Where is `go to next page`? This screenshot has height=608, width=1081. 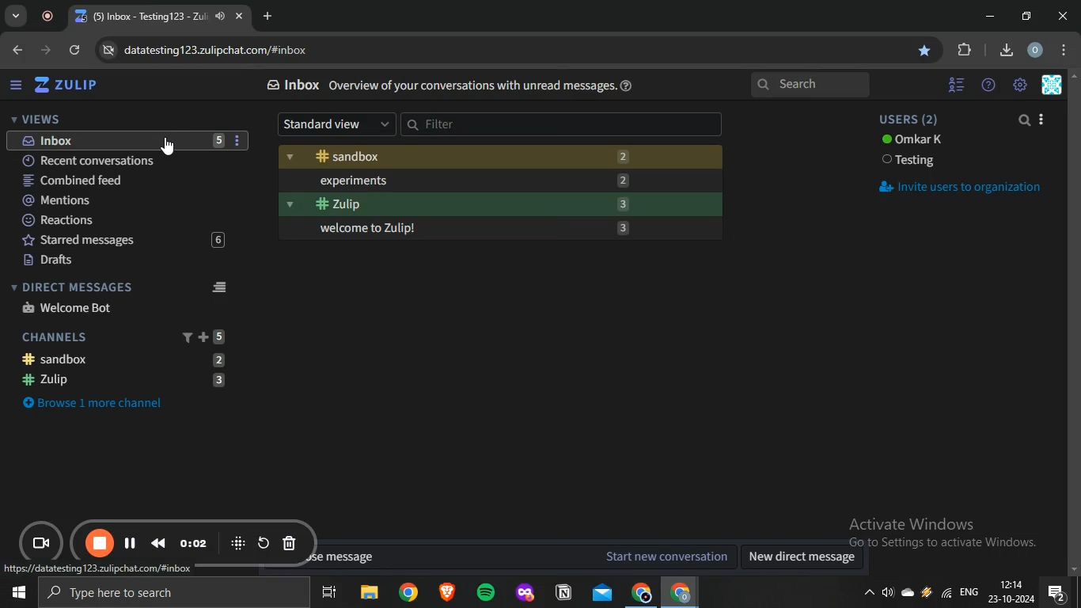
go to next page is located at coordinates (47, 50).